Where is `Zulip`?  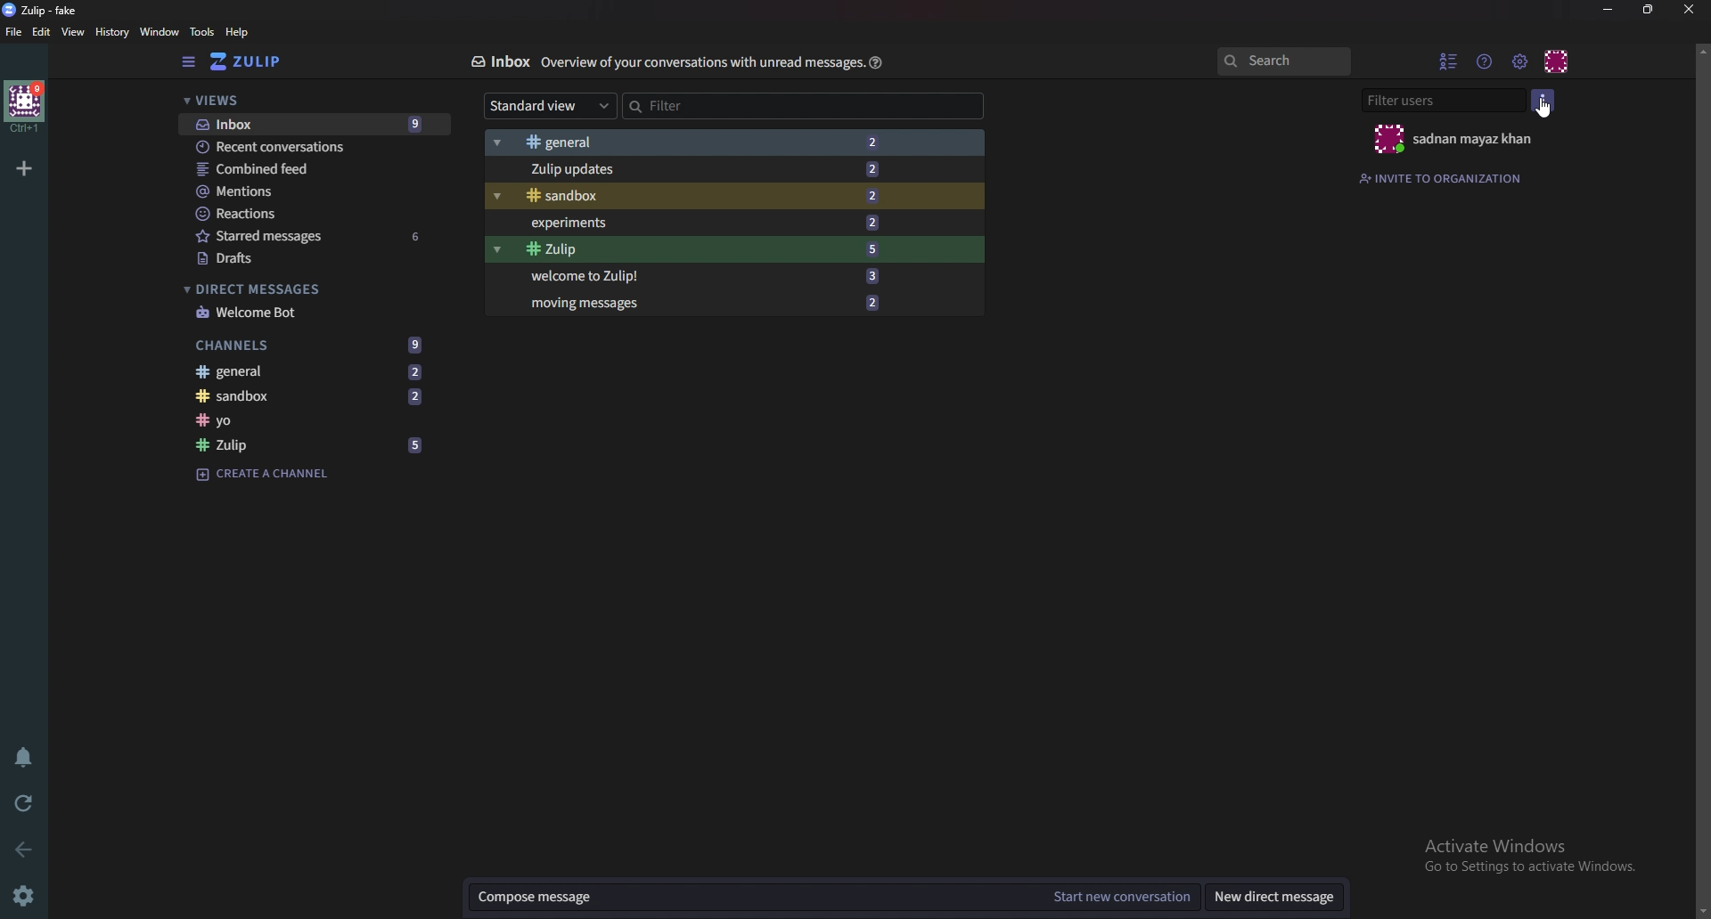 Zulip is located at coordinates (313, 443).